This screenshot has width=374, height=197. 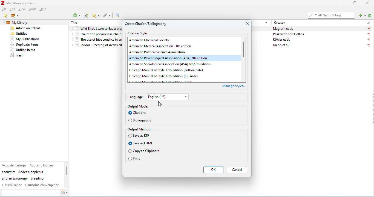 What do you see at coordinates (284, 28) in the screenshot?
I see `magrath et al.` at bounding box center [284, 28].